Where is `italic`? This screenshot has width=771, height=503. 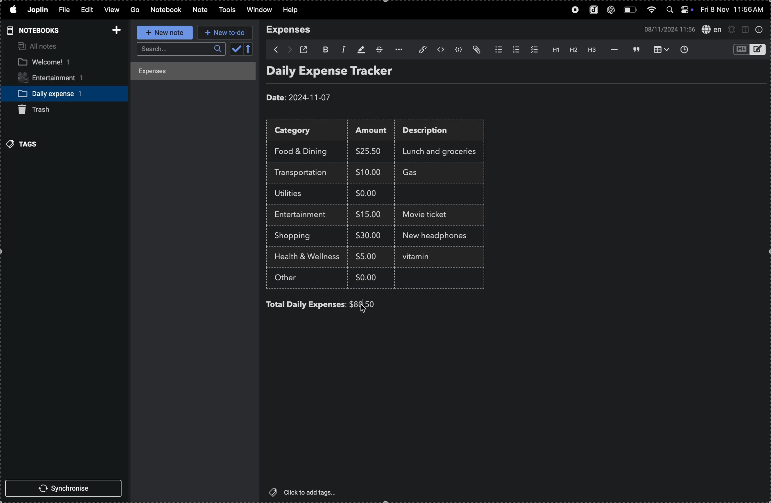
italic is located at coordinates (341, 49).